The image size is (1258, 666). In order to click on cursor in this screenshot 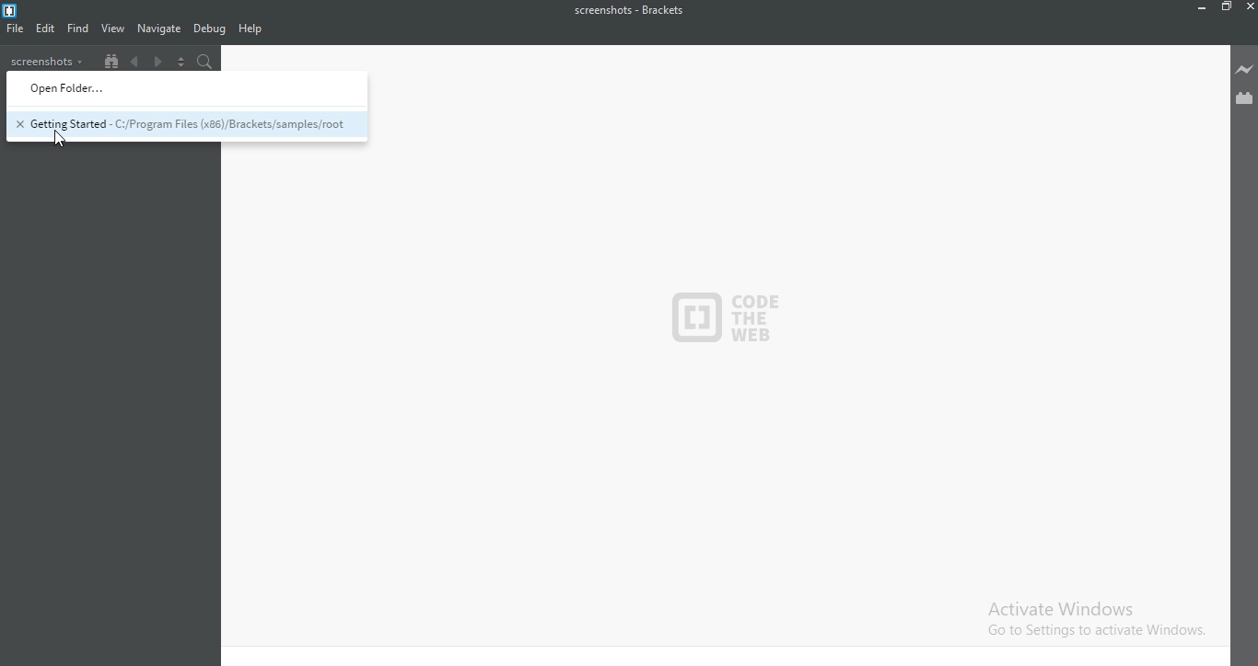, I will do `click(60, 138)`.